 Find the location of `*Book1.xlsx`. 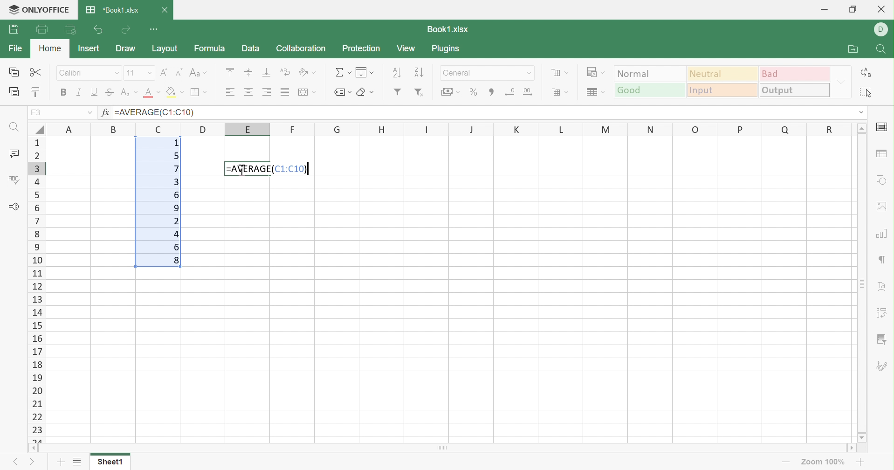

*Book1.xlsx is located at coordinates (111, 10).